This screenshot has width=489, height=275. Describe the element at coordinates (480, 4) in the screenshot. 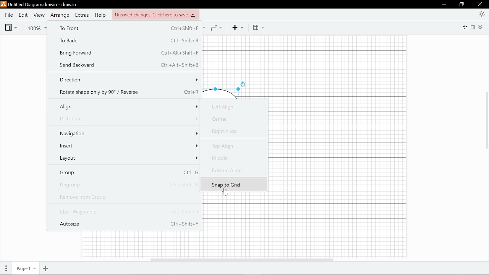

I see `Close` at that location.